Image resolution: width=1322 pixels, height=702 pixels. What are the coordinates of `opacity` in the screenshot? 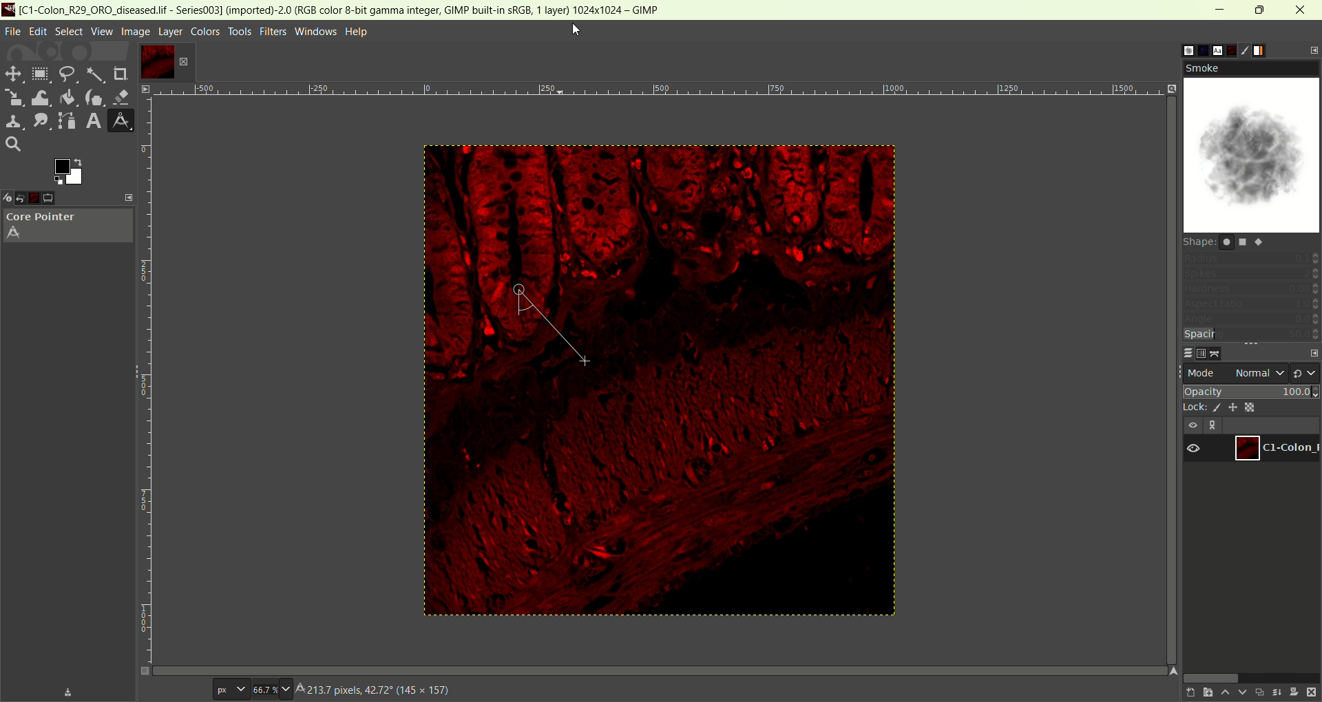 It's located at (1252, 390).